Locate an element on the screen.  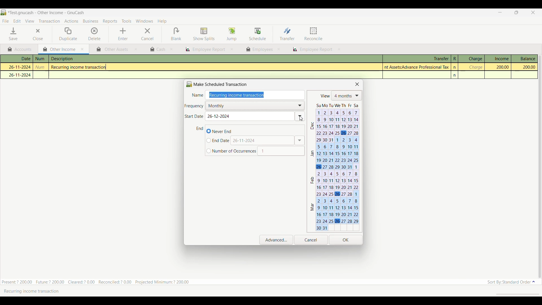
Delete is located at coordinates (95, 34).